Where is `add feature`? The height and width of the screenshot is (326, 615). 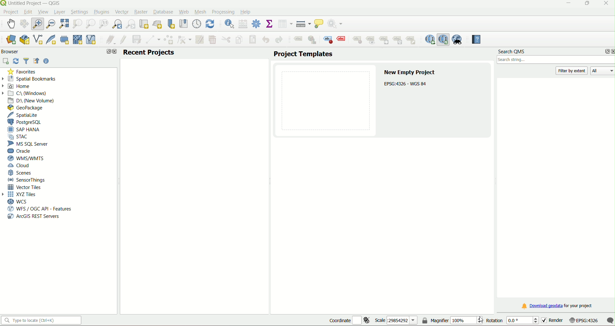
add feature is located at coordinates (169, 40).